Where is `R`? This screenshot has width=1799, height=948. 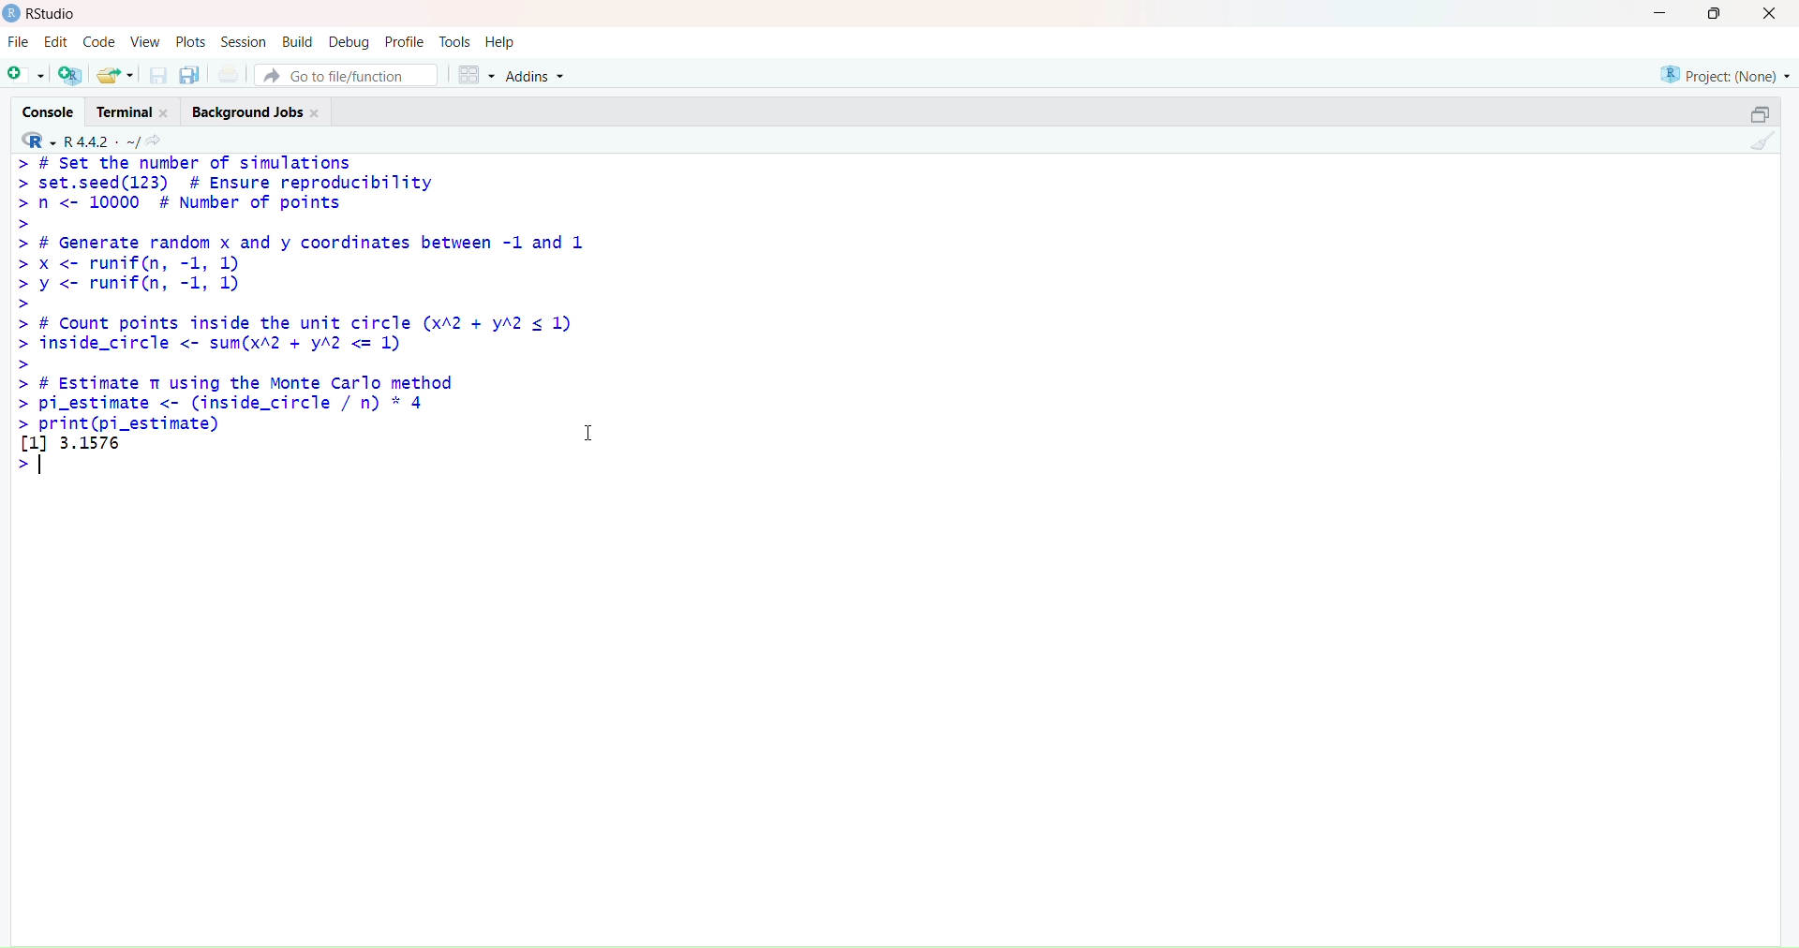
R is located at coordinates (38, 139).